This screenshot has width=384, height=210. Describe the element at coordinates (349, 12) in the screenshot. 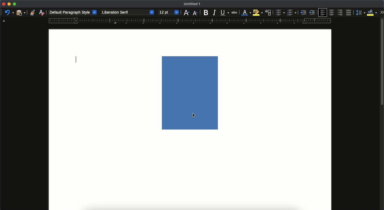

I see `justification ` at that location.